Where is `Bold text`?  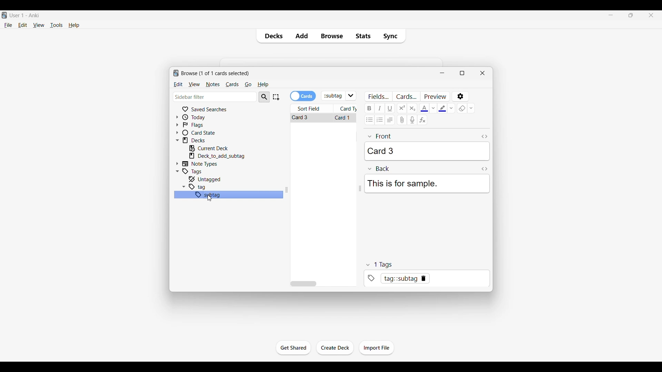 Bold text is located at coordinates (369, 108).